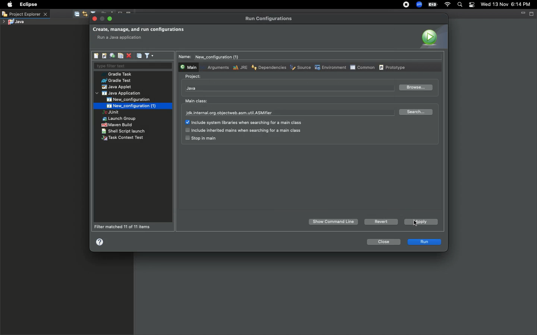 The width and height of the screenshot is (537, 335). I want to click on Clicking on apply, so click(420, 223).